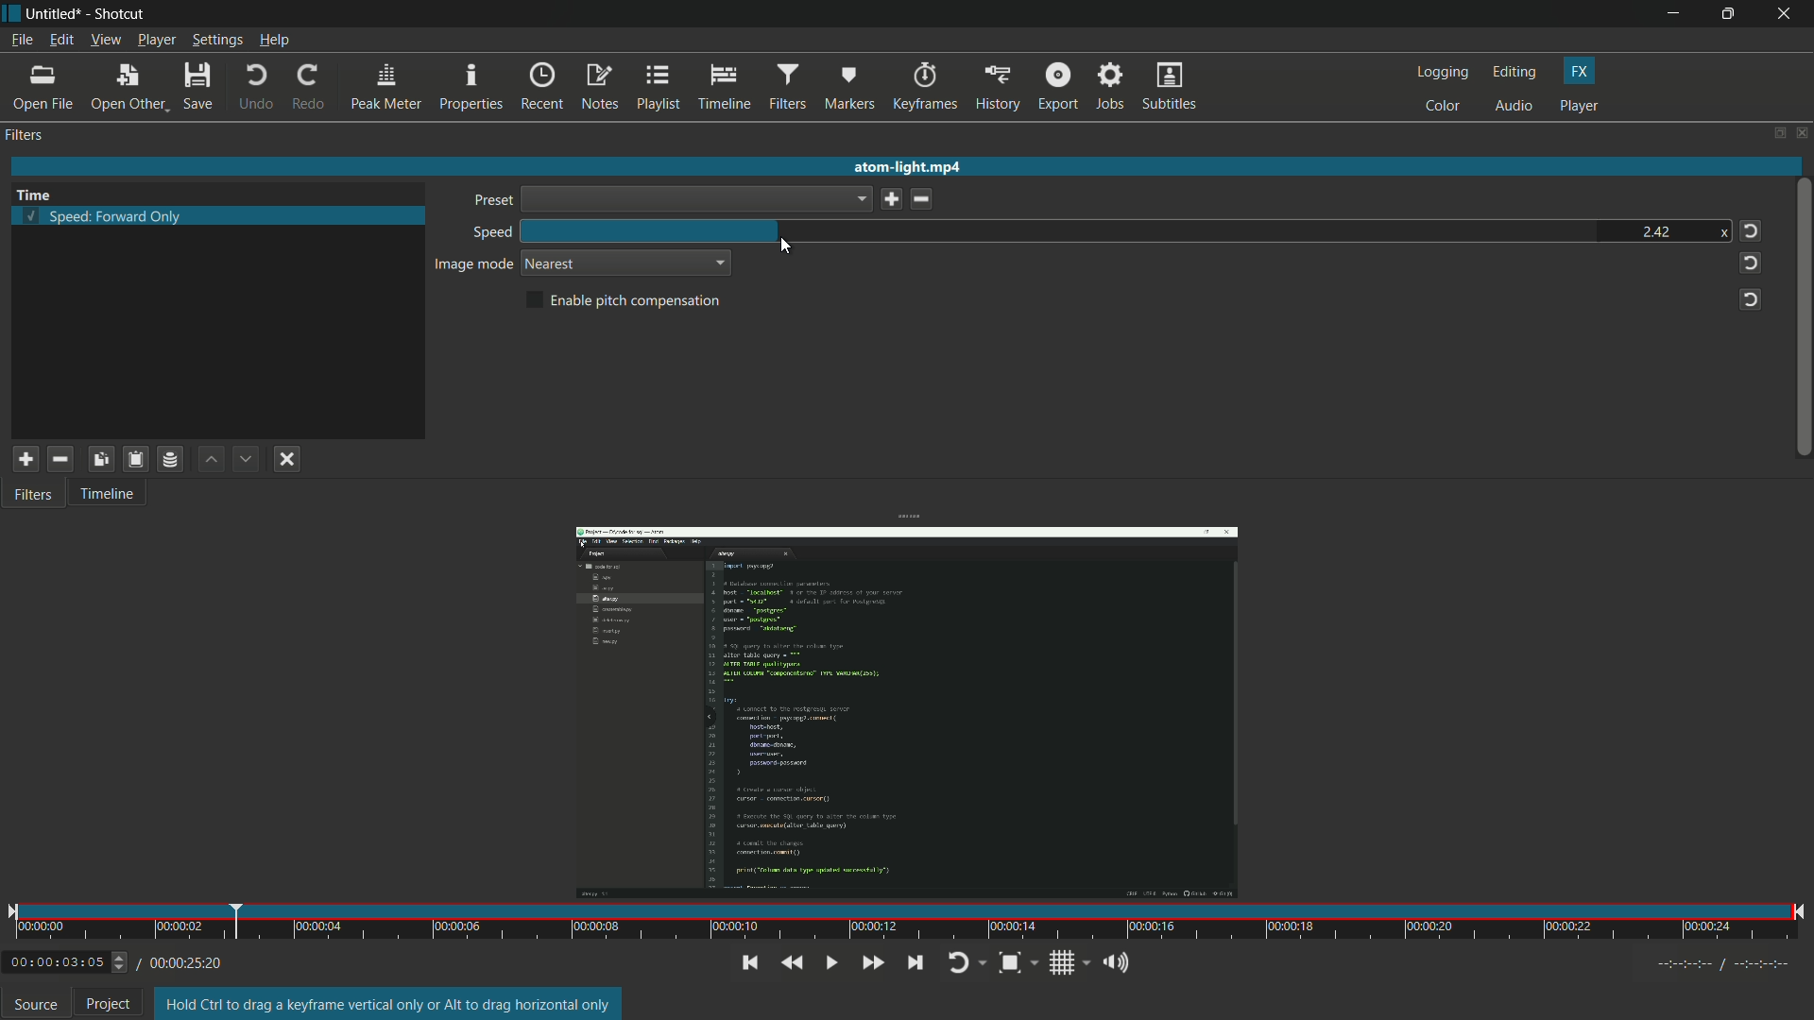  Describe the element at coordinates (1703, 962) in the screenshot. I see `Timecodes` at that location.